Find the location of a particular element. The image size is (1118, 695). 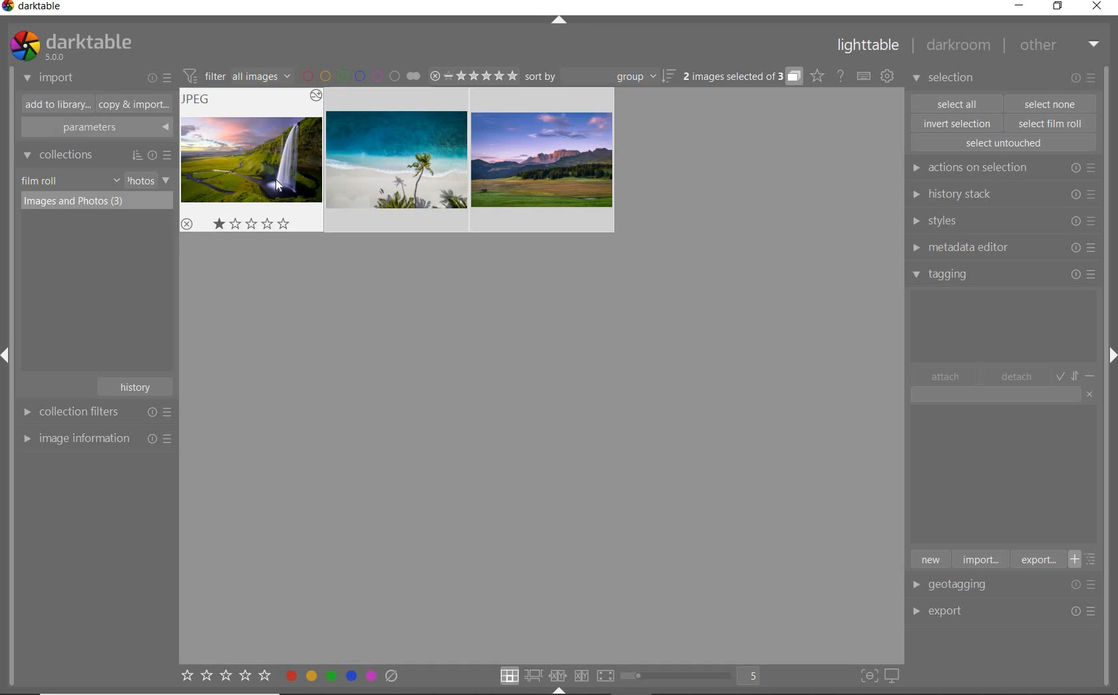

lighttable is located at coordinates (868, 48).